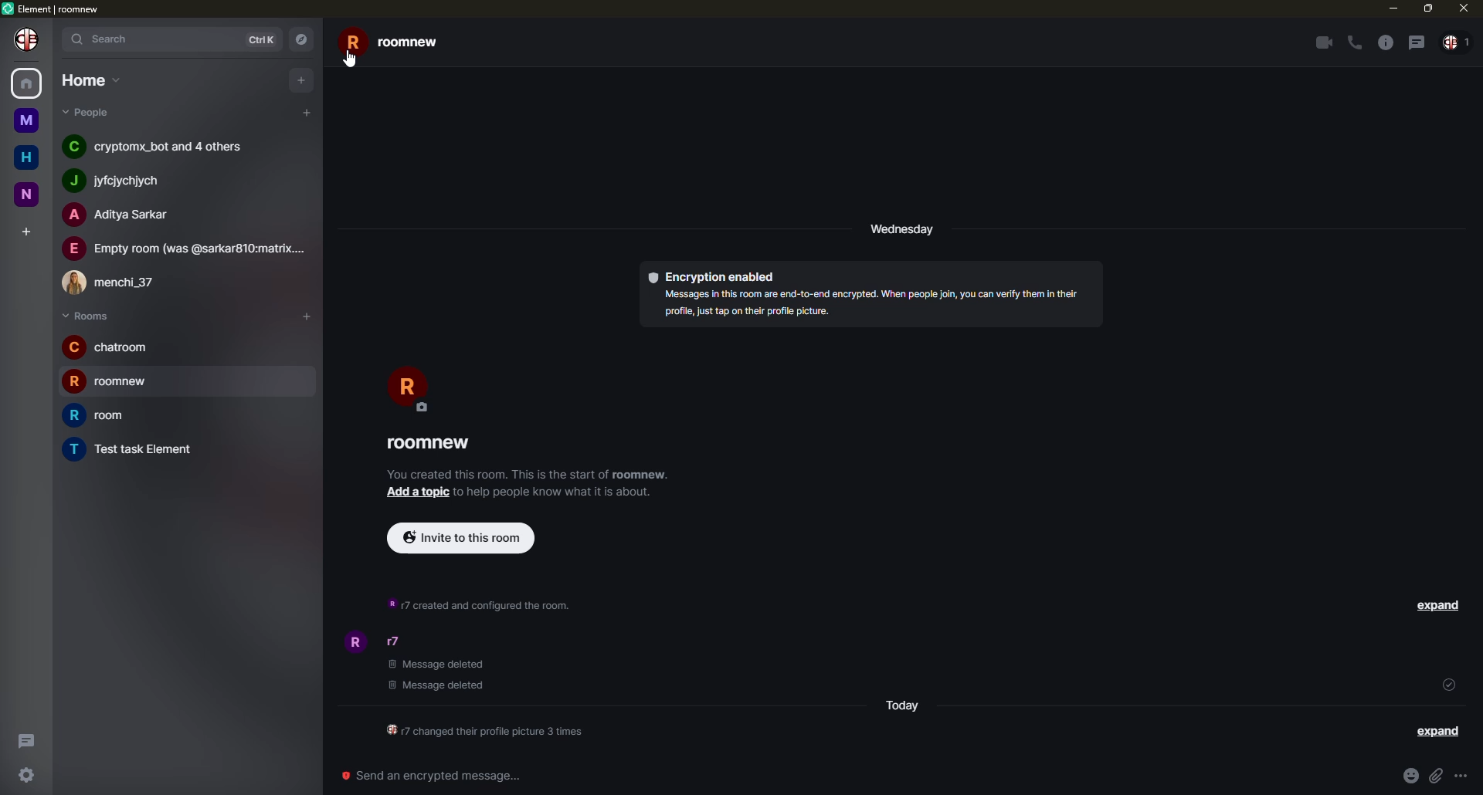 The image size is (1483, 795). What do you see at coordinates (1457, 44) in the screenshot?
I see `people` at bounding box center [1457, 44].